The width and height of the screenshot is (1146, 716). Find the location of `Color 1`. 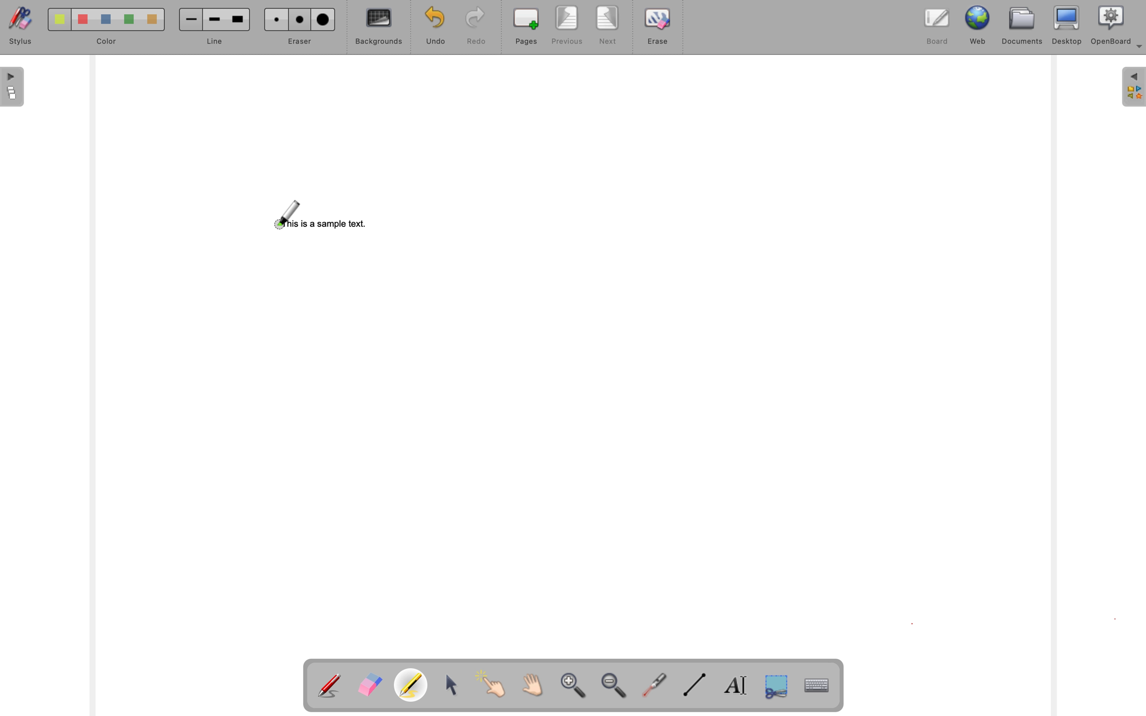

Color 1 is located at coordinates (61, 20).